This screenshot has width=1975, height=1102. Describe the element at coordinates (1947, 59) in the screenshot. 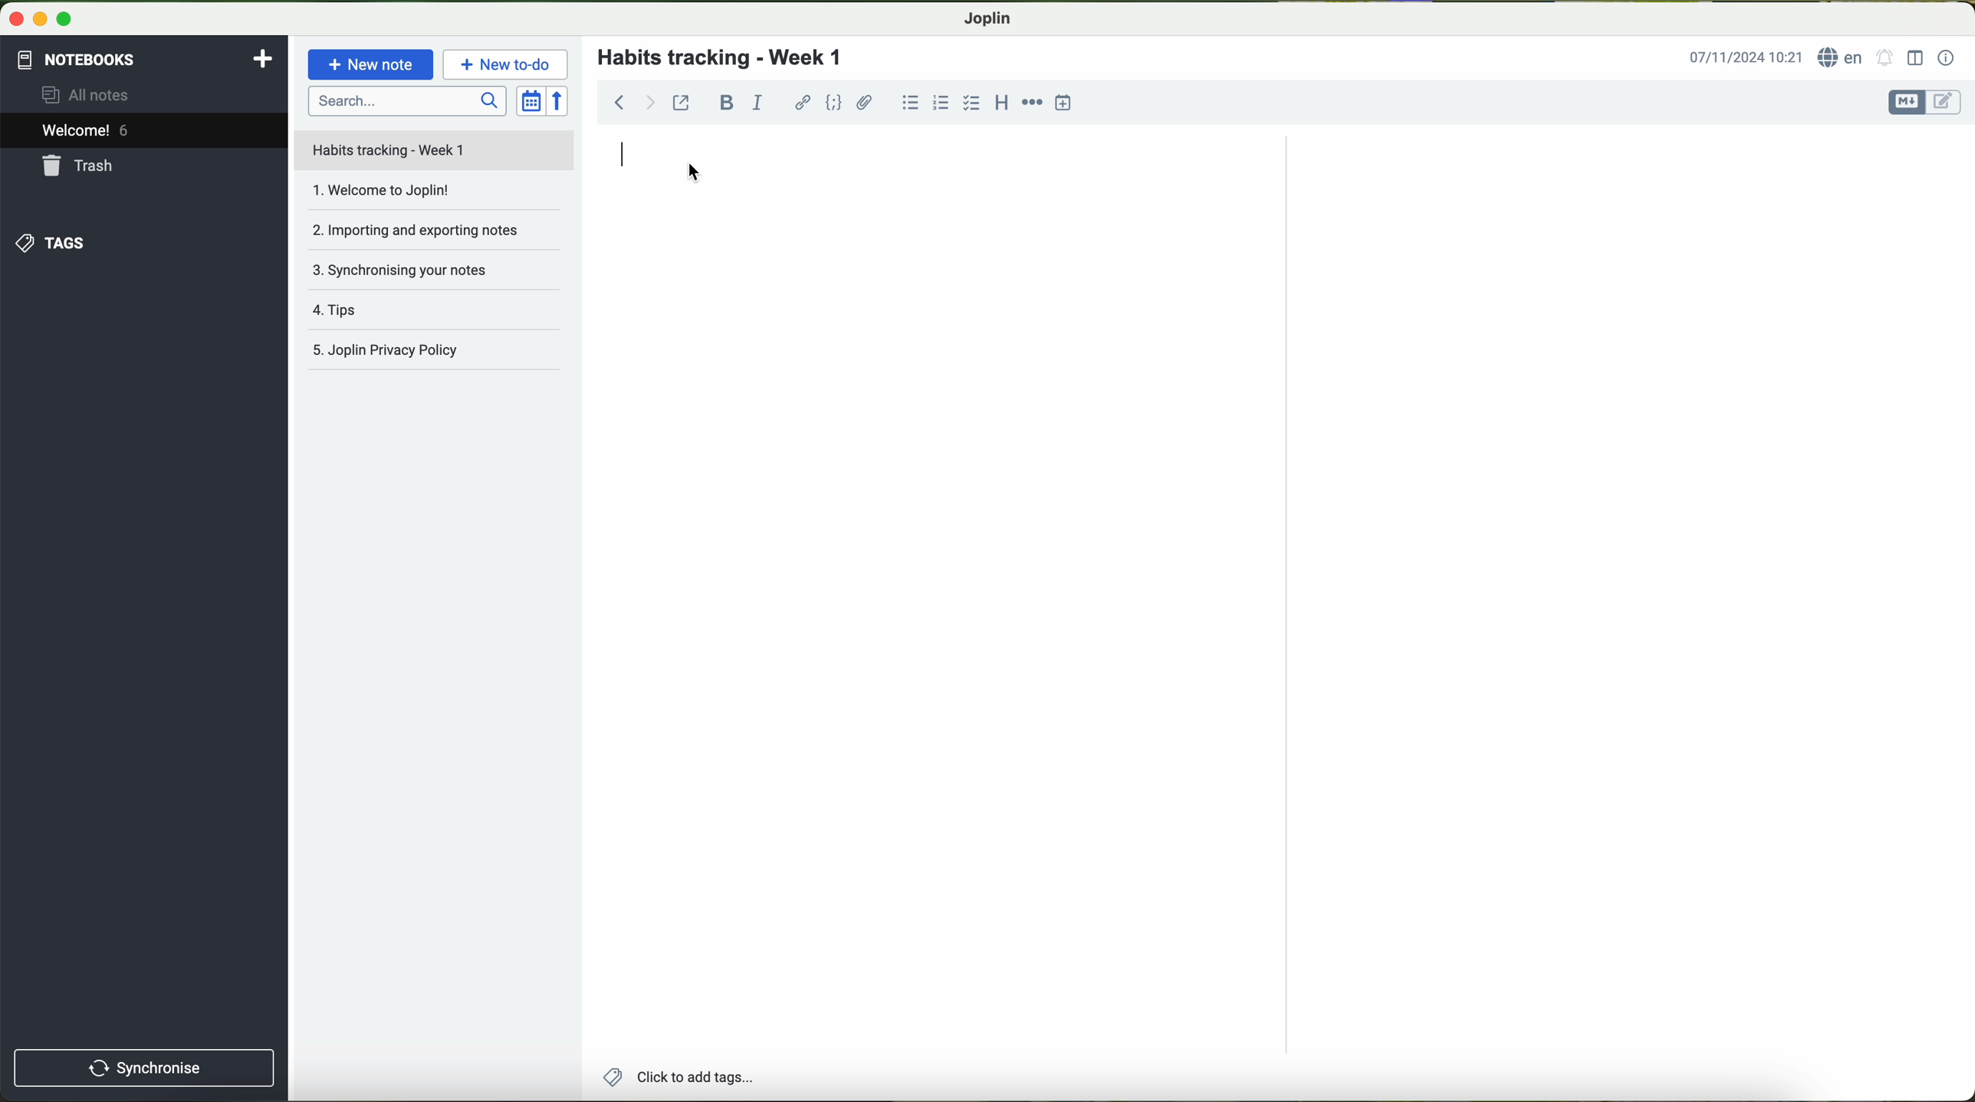

I see `note properties` at that location.